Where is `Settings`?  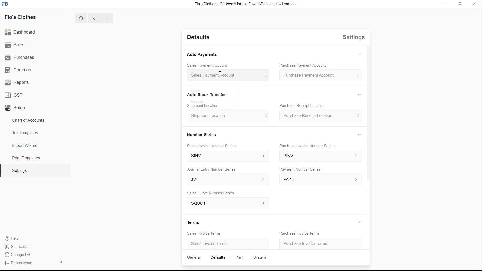
Settings is located at coordinates (19, 171).